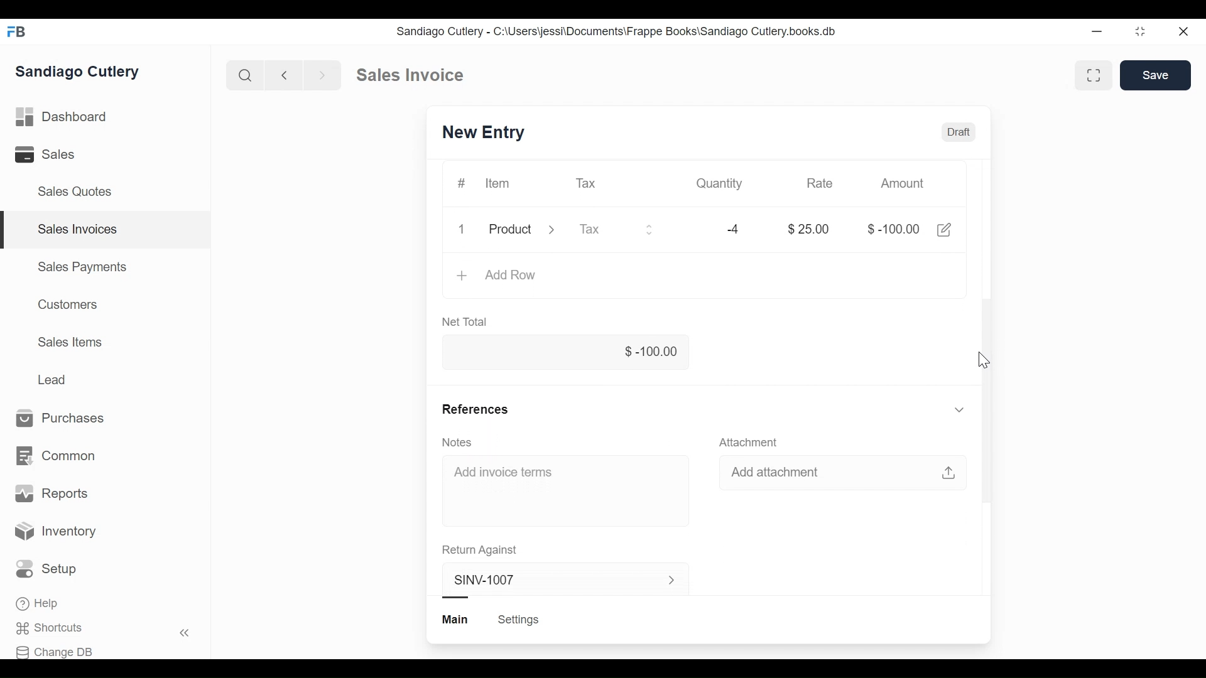 The image size is (1206, 678). What do you see at coordinates (617, 32) in the screenshot?
I see `Sandiago Cutlery - C:\Users\jessi\Documents\Frappe Books\Sandiago Cutlery.books.db` at bounding box center [617, 32].